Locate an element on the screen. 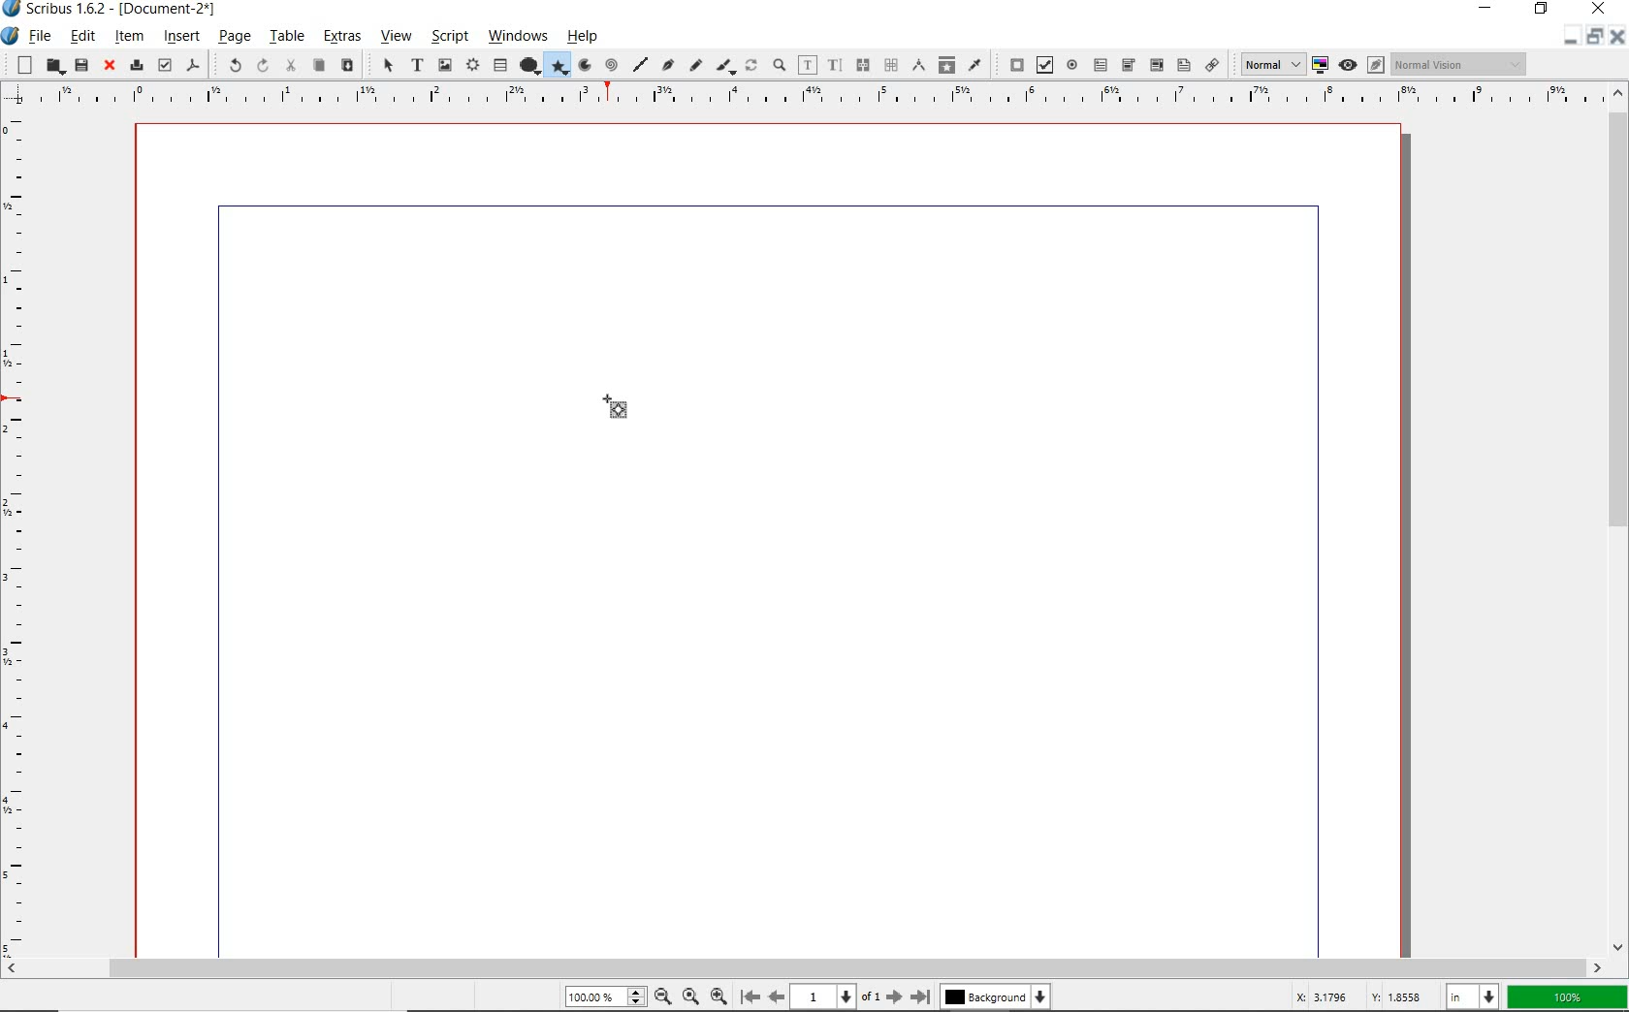 This screenshot has width=1629, height=1012. select item is located at coordinates (385, 65).